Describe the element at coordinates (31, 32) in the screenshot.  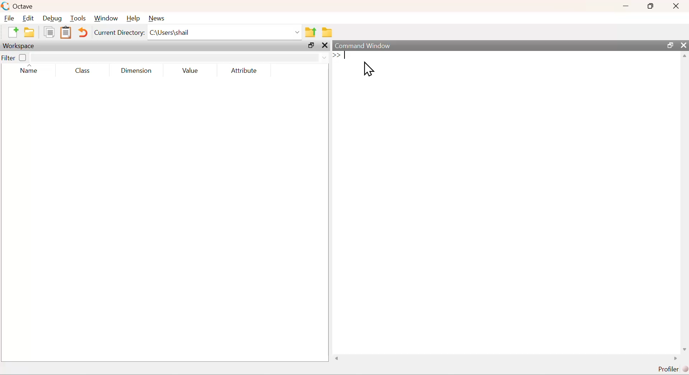
I see `open and existing file` at that location.